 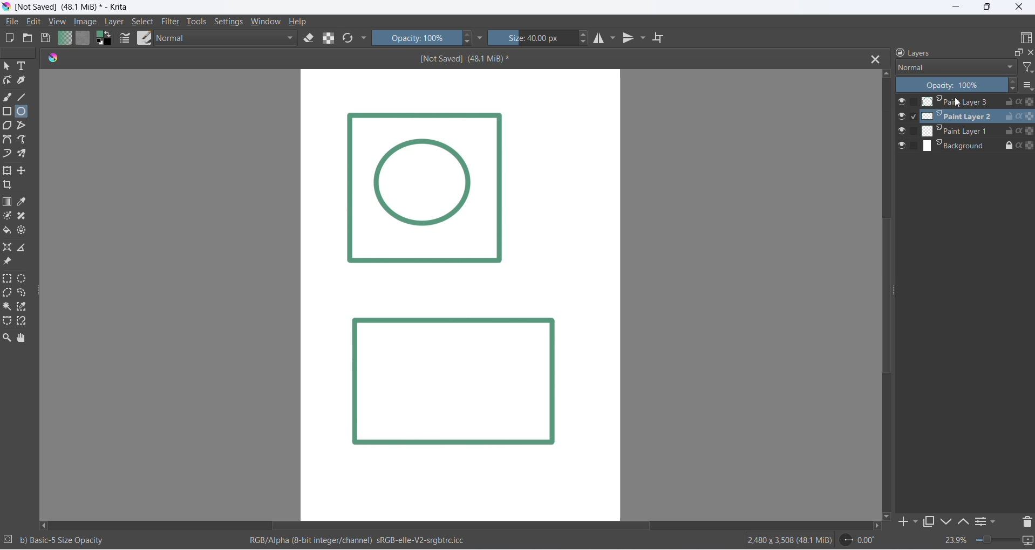 I want to click on freehand brush tool, so click(x=8, y=98).